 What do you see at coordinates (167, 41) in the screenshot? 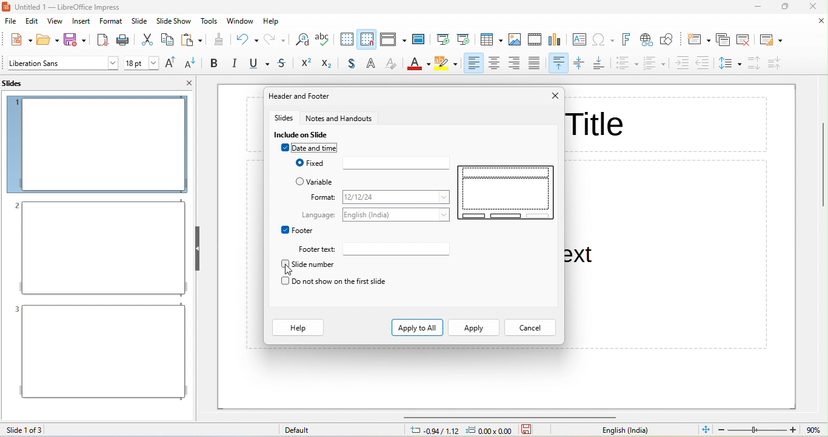
I see `ccopy` at bounding box center [167, 41].